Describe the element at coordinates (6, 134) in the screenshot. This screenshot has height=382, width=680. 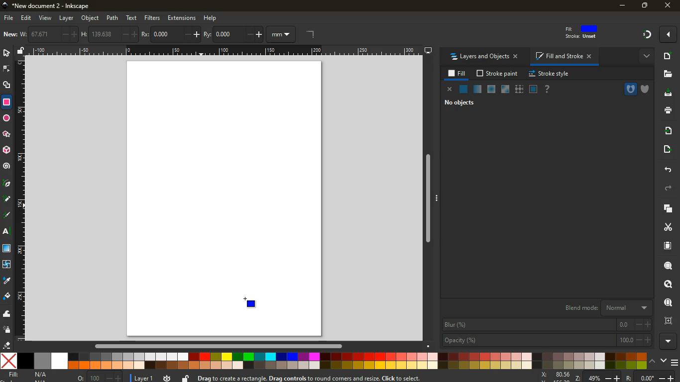
I see `` at that location.